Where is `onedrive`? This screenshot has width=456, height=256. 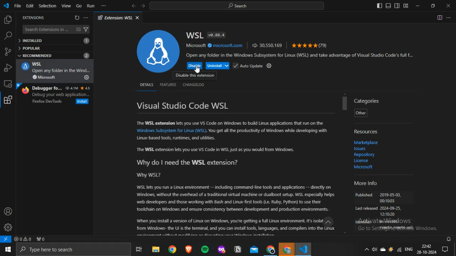 onedrive is located at coordinates (383, 250).